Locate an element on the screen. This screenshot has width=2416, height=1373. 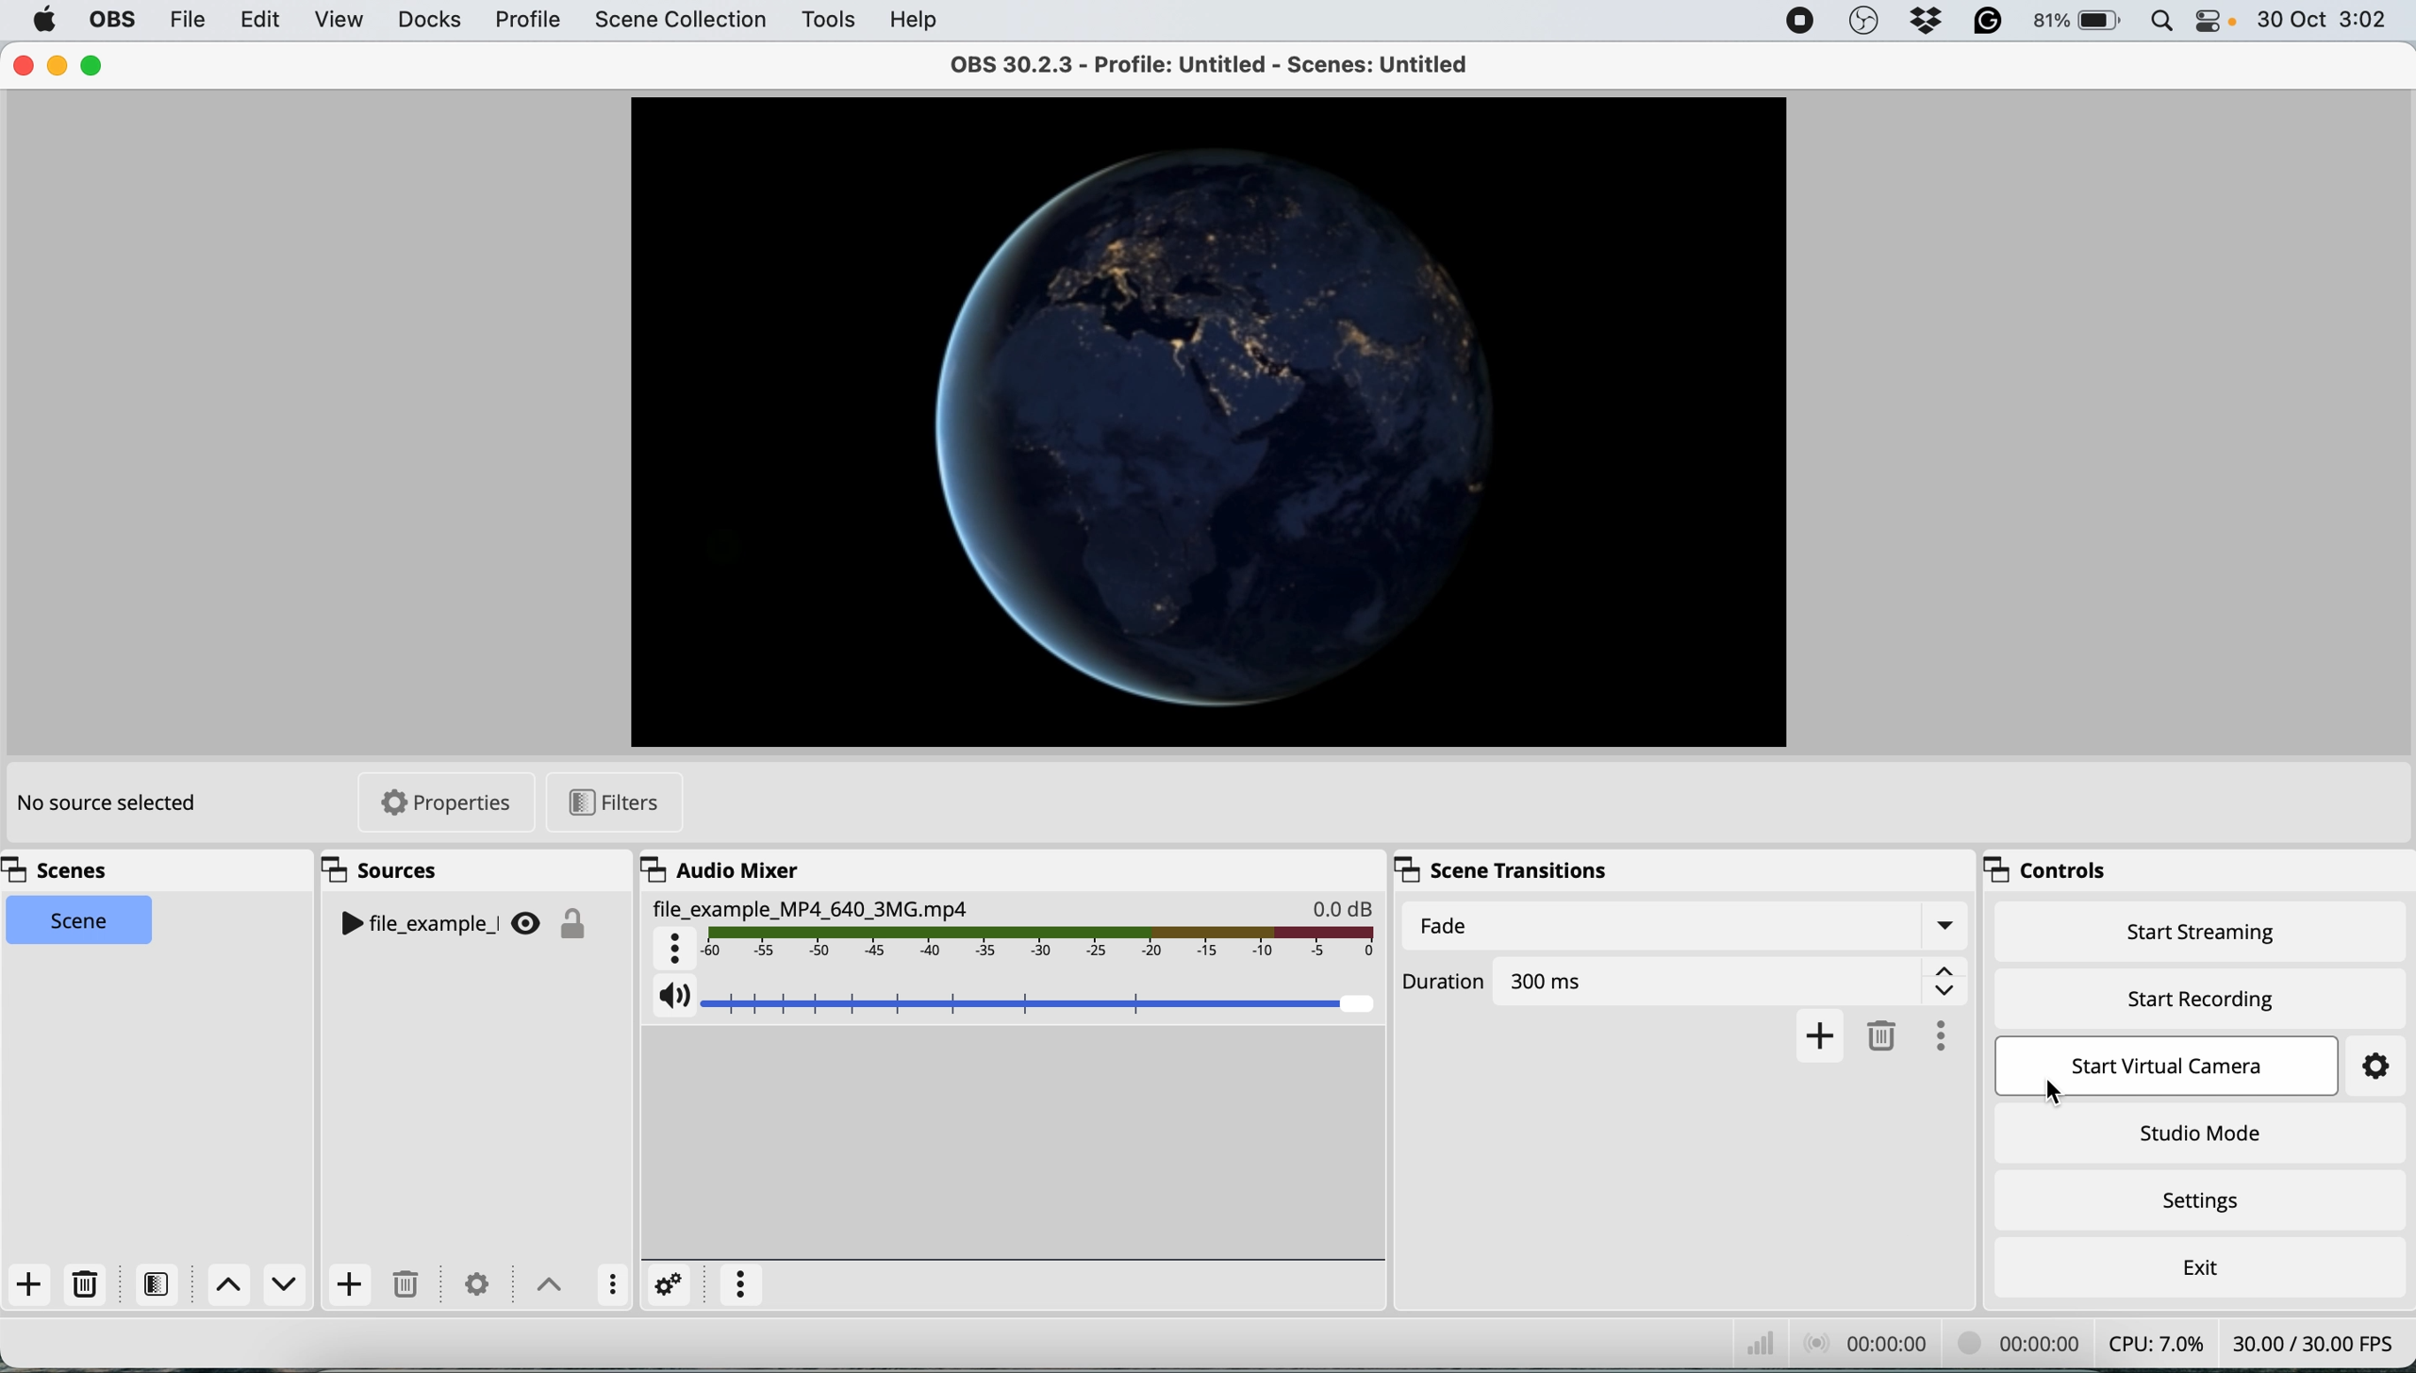
video recording timestamp is located at coordinates (2015, 1342).